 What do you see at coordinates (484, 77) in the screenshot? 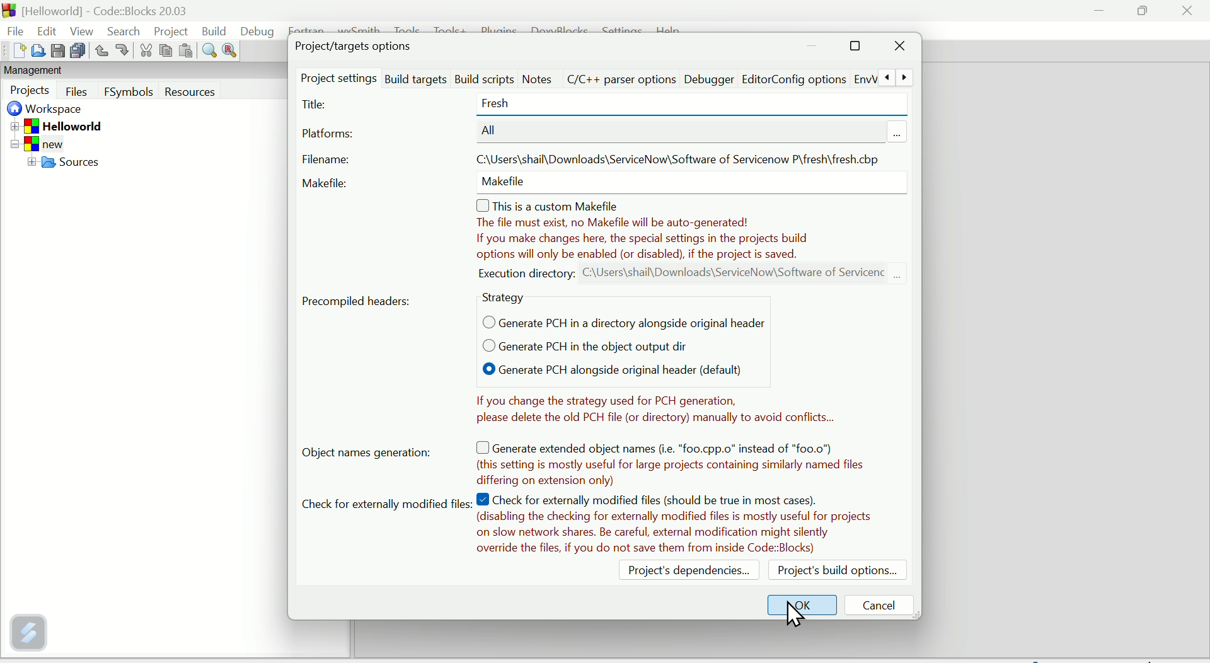
I see `Build scripts` at bounding box center [484, 77].